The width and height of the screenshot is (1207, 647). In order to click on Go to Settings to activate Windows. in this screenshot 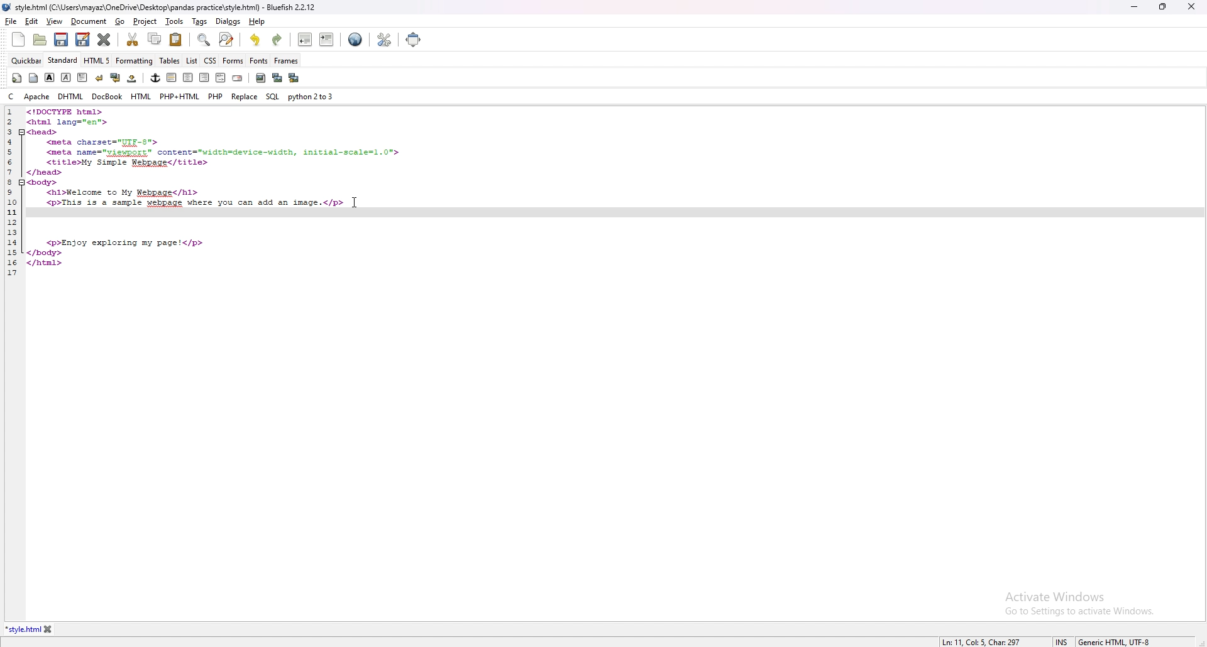, I will do `click(1079, 610)`.